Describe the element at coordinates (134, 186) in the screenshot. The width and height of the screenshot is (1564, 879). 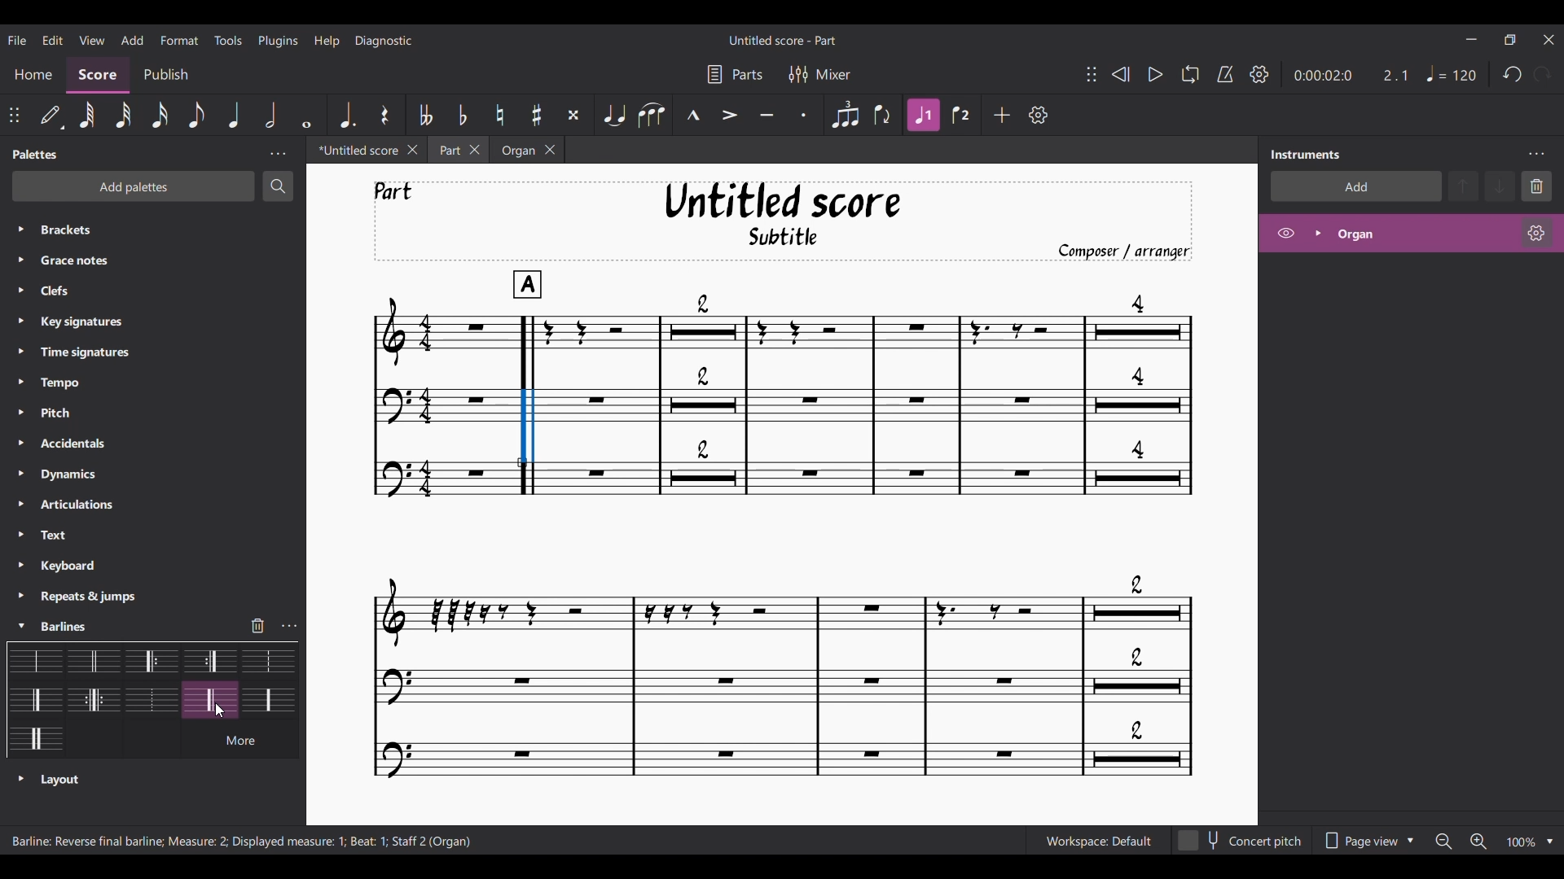
I see `Add palette` at that location.